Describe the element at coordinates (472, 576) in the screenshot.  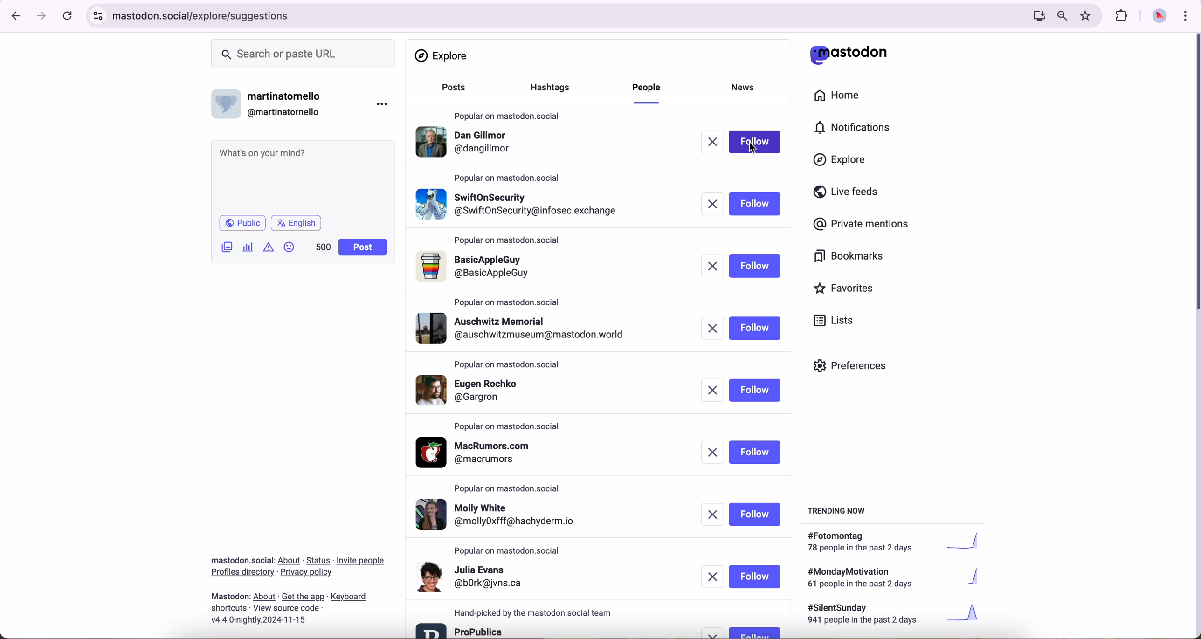
I see `profile` at that location.